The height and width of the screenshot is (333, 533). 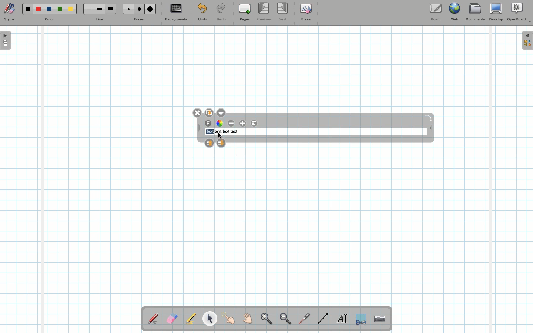 What do you see at coordinates (435, 12) in the screenshot?
I see `Board` at bounding box center [435, 12].